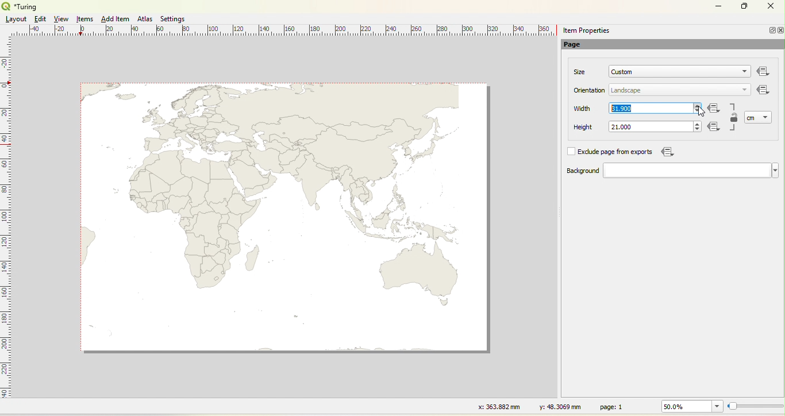  What do you see at coordinates (734, 118) in the screenshot?
I see `Lock/Unlock` at bounding box center [734, 118].